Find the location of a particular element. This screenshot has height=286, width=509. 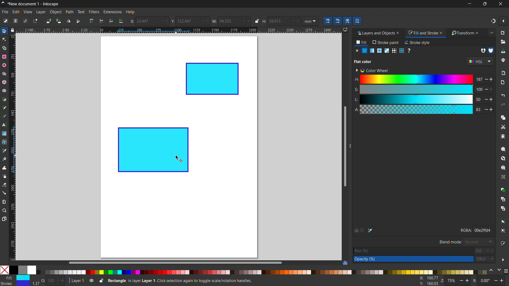

unlink clone is located at coordinates (503, 208).